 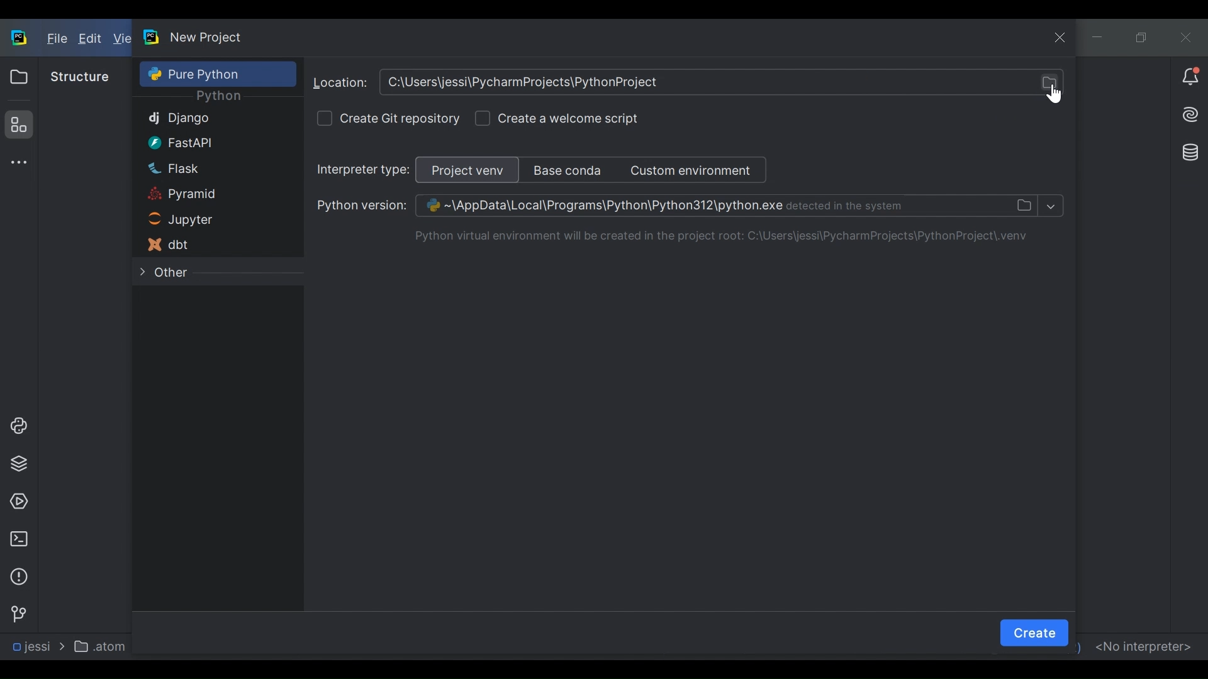 I want to click on More tool window, so click(x=16, y=162).